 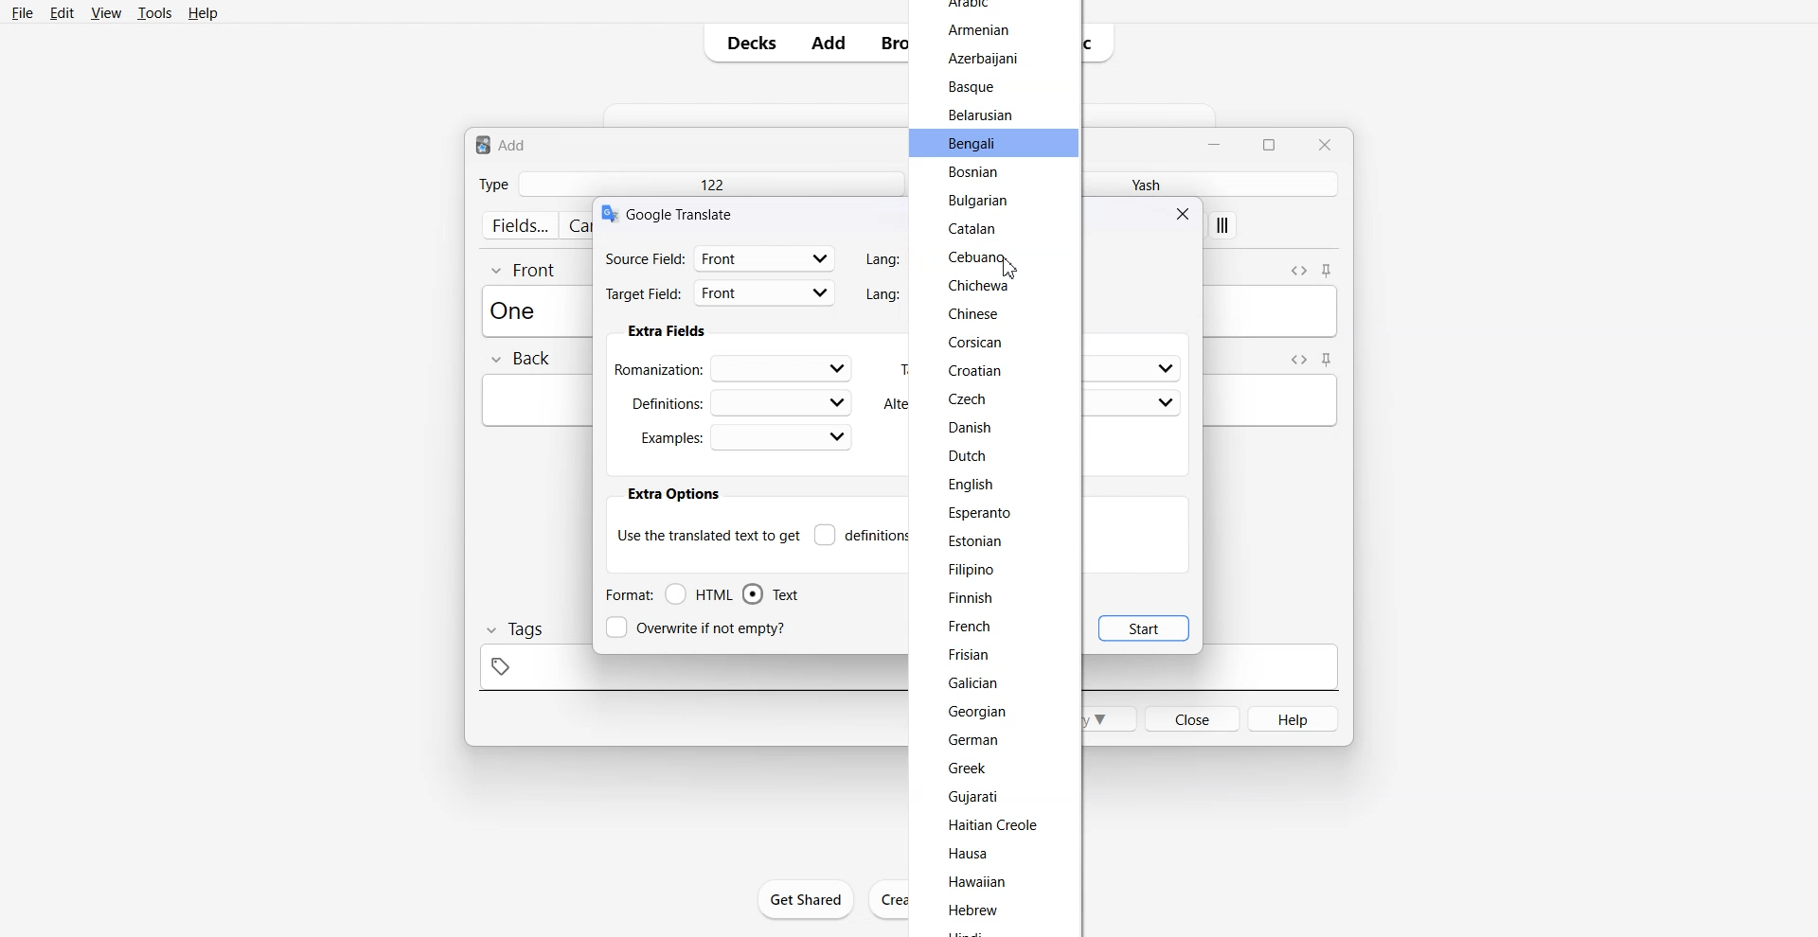 What do you see at coordinates (807, 899) in the screenshot?
I see `Get Shared` at bounding box center [807, 899].